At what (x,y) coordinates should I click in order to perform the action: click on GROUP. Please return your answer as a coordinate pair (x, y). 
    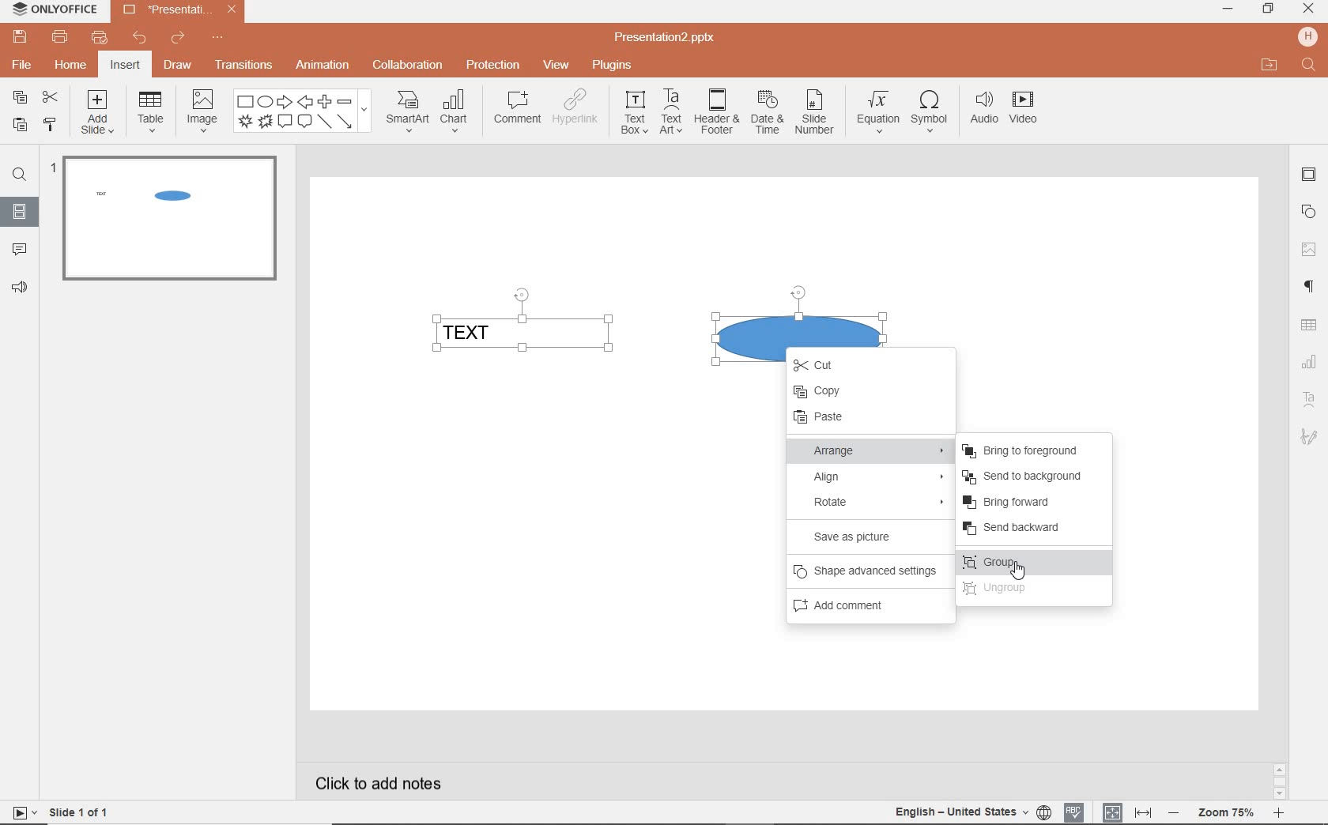
    Looking at the image, I should click on (1029, 563).